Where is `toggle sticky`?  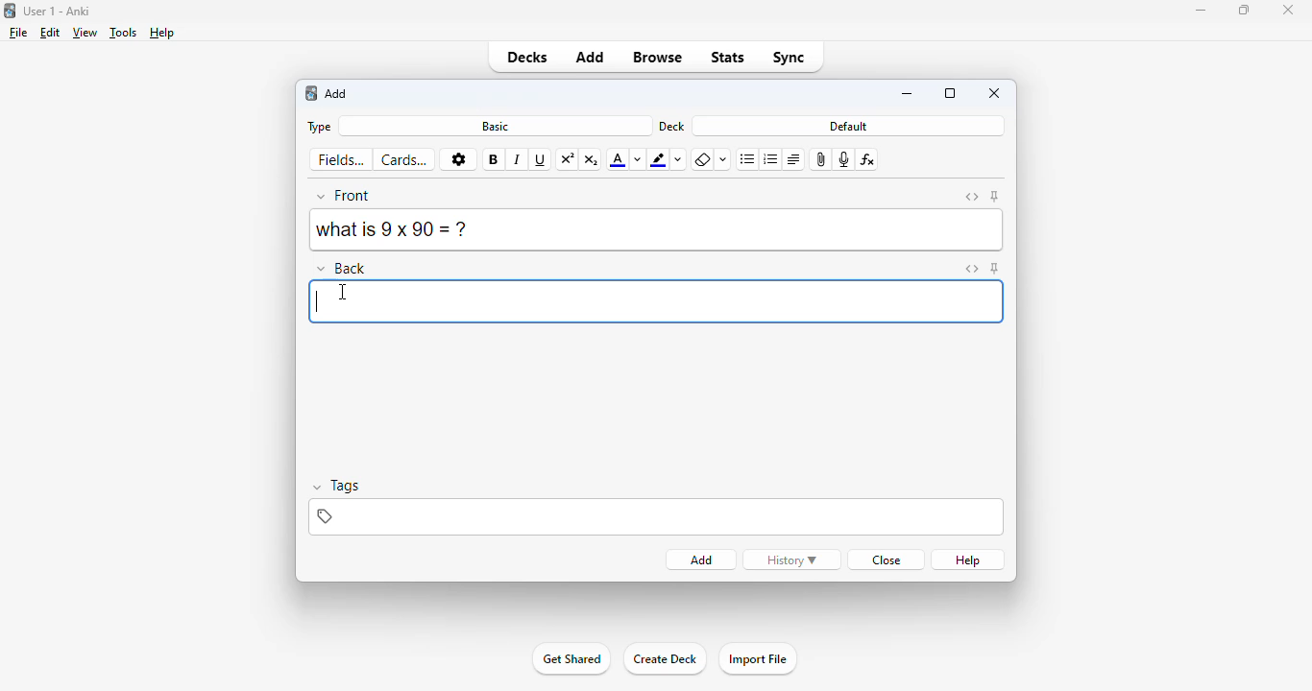 toggle sticky is located at coordinates (995, 197).